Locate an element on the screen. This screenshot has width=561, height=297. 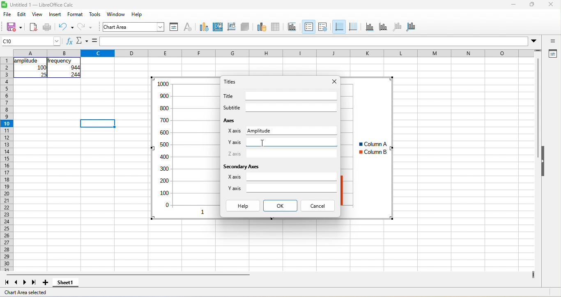
file is located at coordinates (7, 14).